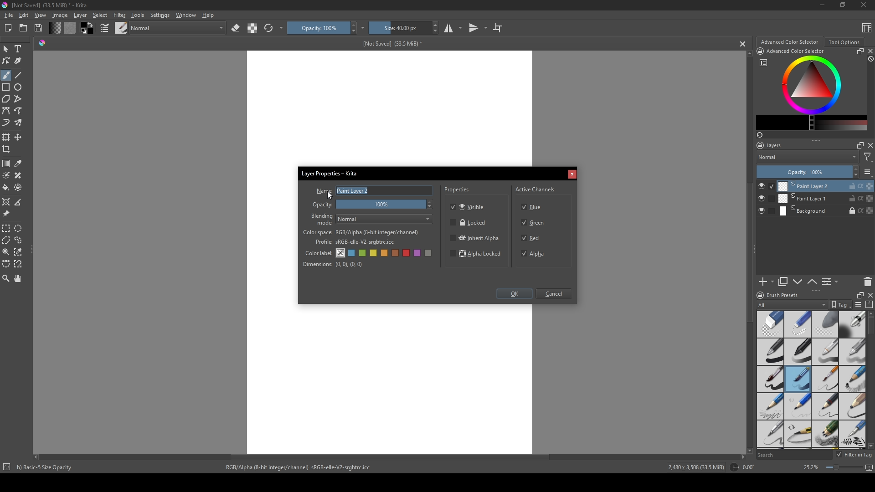 Image resolution: width=875 pixels, height=492 pixels. What do you see at coordinates (853, 406) in the screenshot?
I see `pencil` at bounding box center [853, 406].